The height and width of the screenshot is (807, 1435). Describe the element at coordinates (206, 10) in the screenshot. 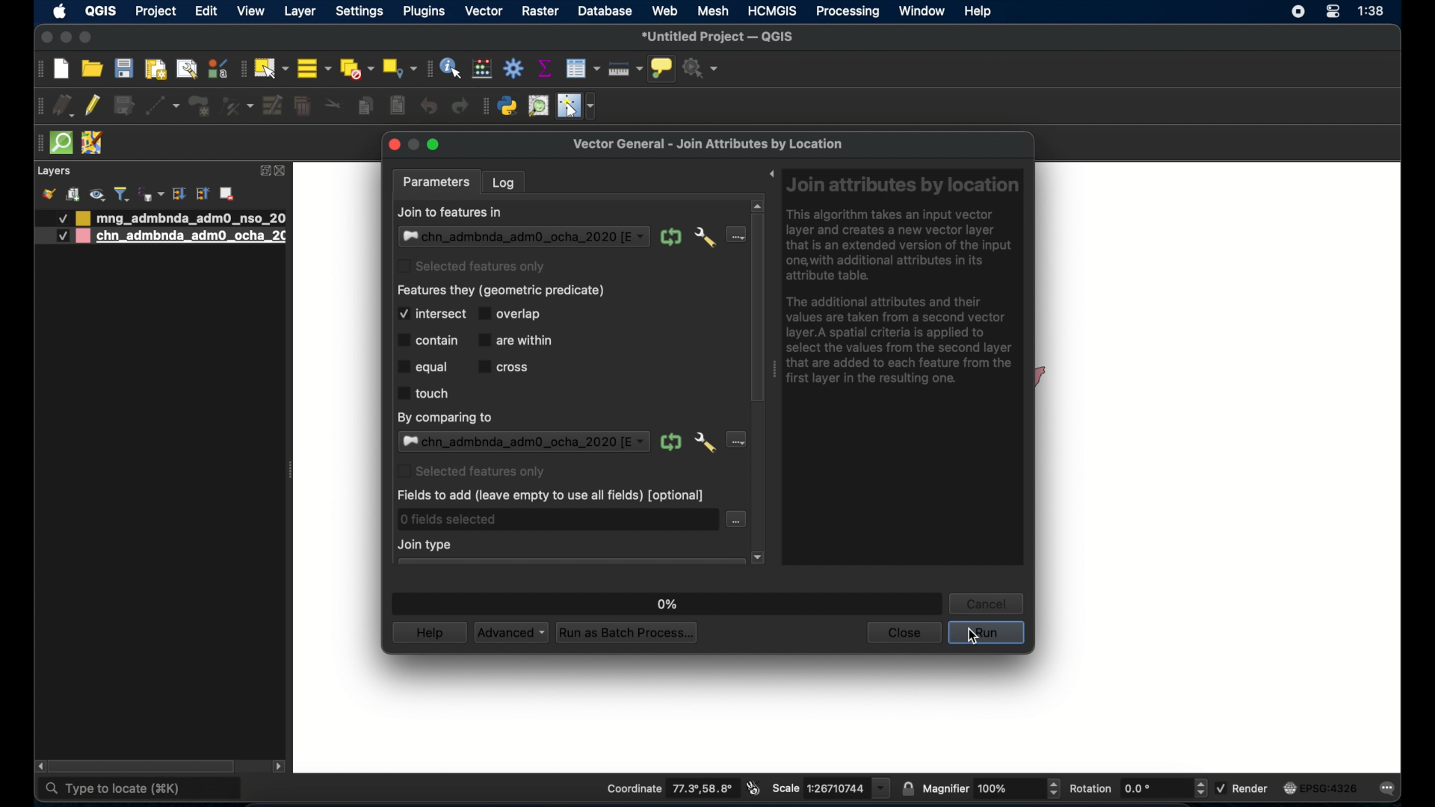

I see `edit` at that location.